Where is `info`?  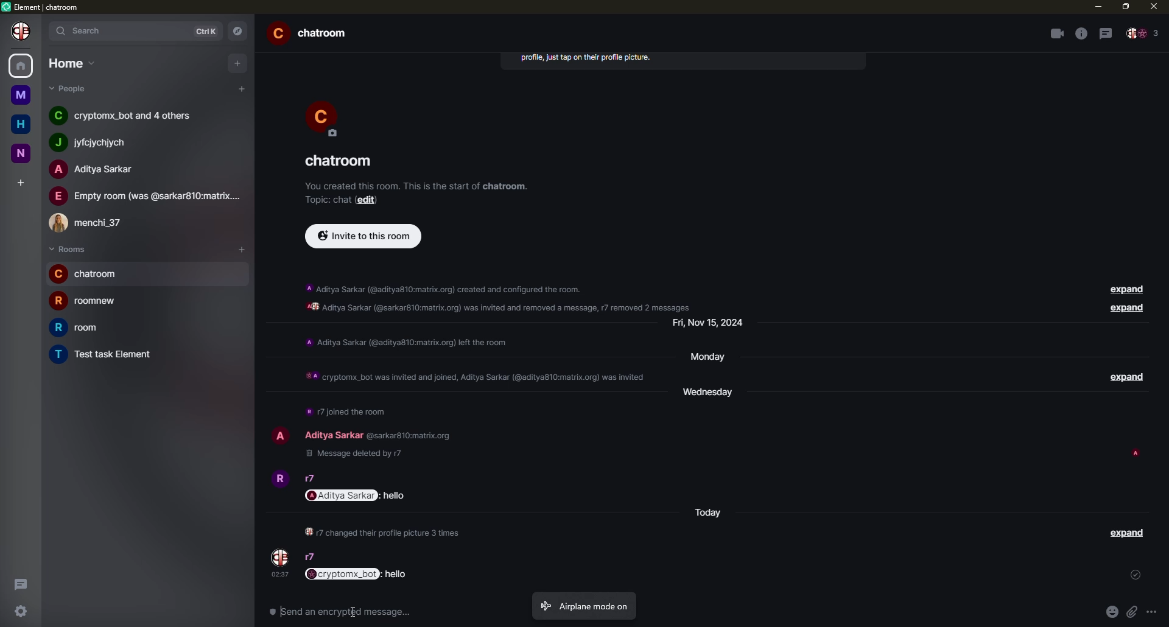
info is located at coordinates (472, 377).